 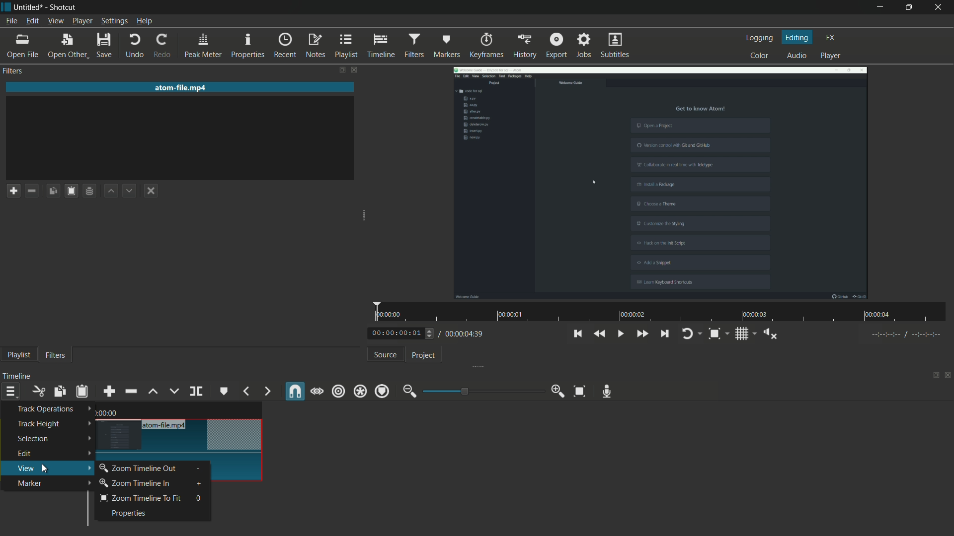 What do you see at coordinates (184, 447) in the screenshot?
I see `video in timeline` at bounding box center [184, 447].